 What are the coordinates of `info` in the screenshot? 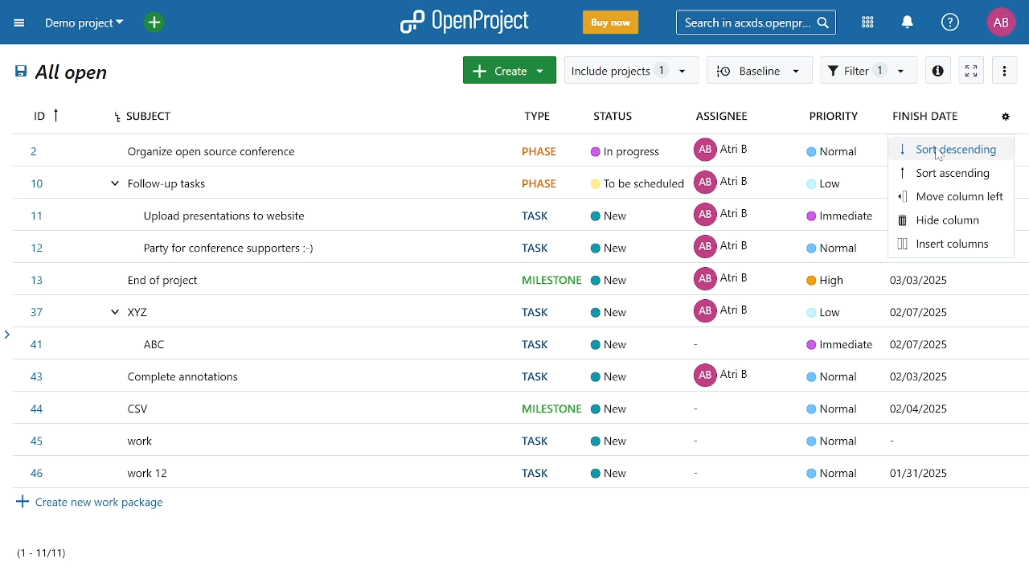 It's located at (941, 70).